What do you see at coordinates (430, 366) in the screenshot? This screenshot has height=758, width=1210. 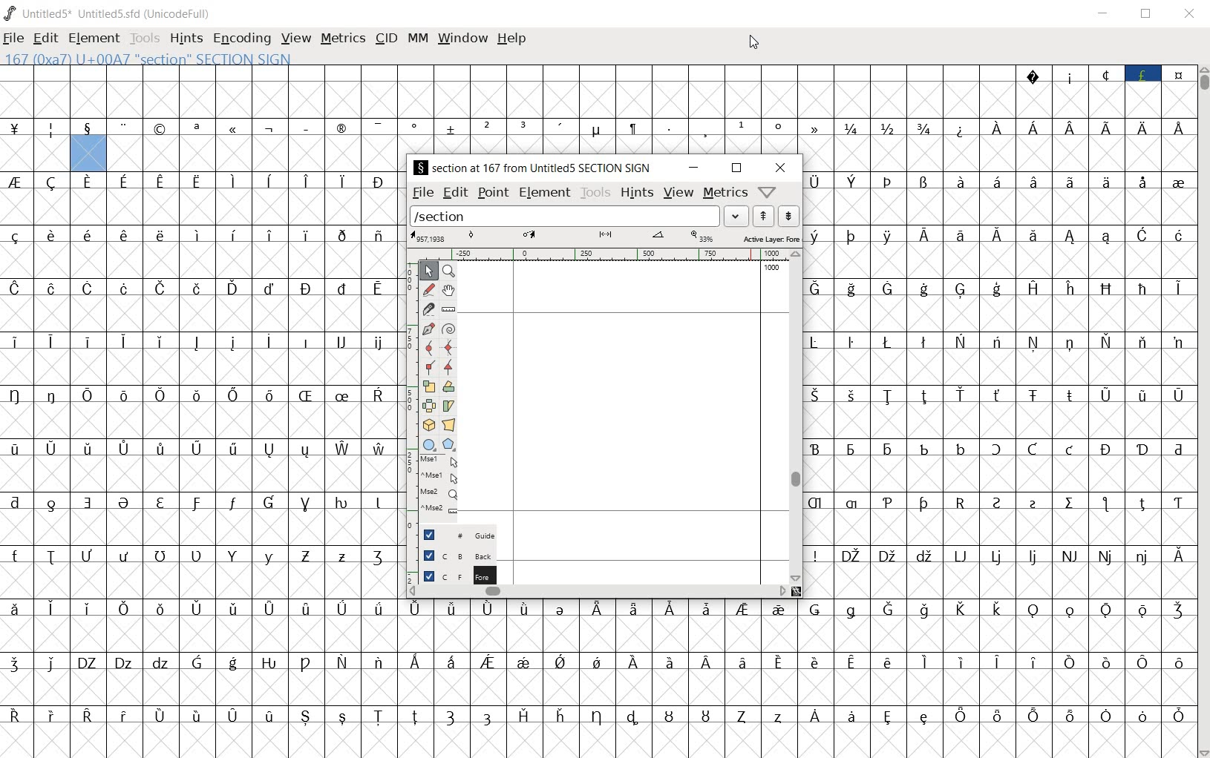 I see `Add a corner point` at bounding box center [430, 366].